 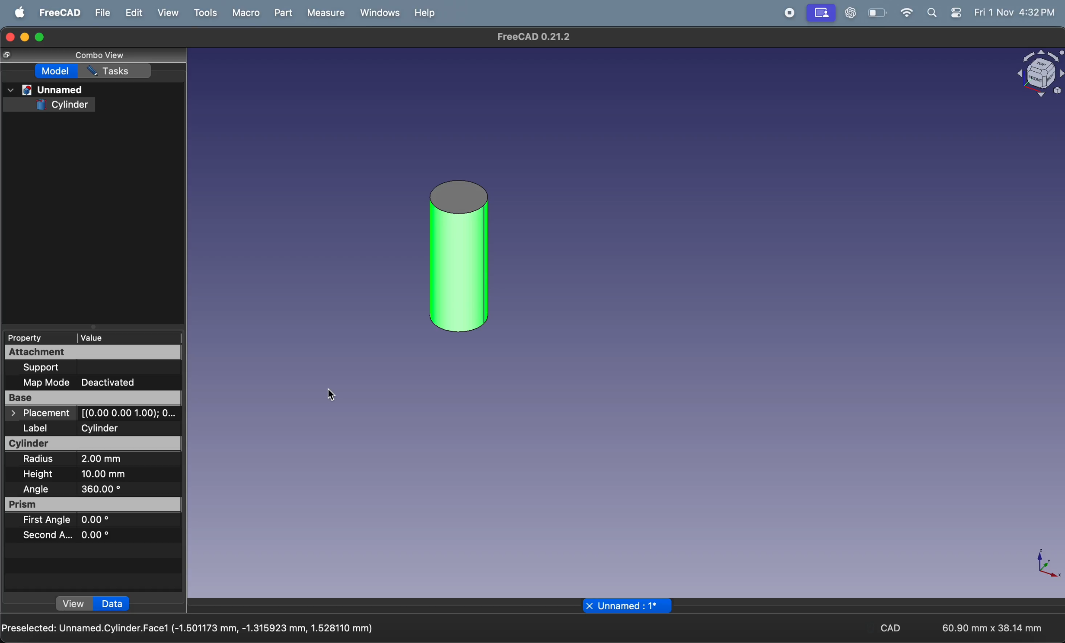 I want to click on 10.00 mm, so click(x=109, y=474).